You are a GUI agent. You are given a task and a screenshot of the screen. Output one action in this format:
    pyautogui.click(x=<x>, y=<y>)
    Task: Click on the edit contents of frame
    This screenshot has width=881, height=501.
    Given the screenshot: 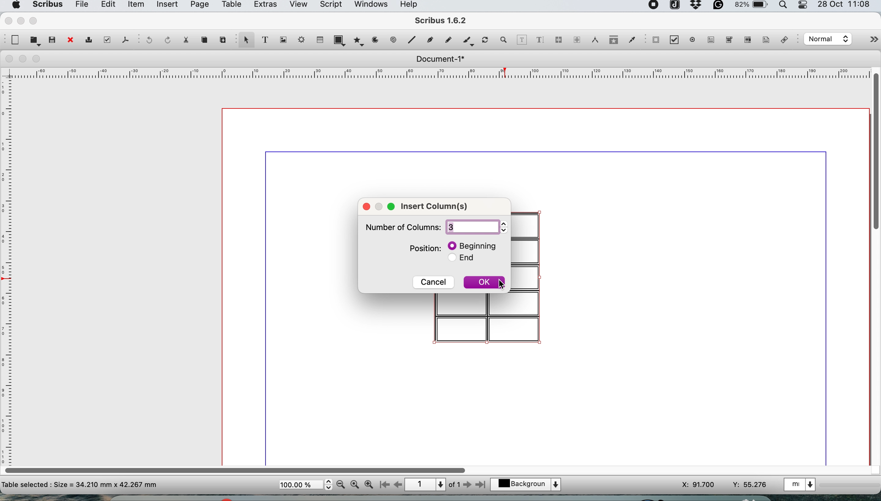 What is the action you would take?
    pyautogui.click(x=522, y=39)
    